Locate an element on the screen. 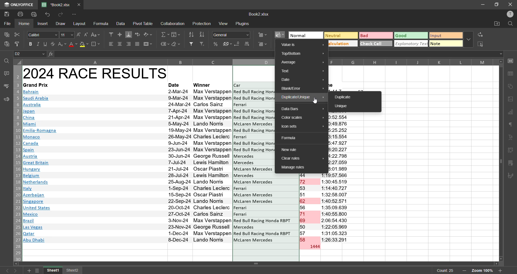 This screenshot has width=517, height=274. save is located at coordinates (6, 13).